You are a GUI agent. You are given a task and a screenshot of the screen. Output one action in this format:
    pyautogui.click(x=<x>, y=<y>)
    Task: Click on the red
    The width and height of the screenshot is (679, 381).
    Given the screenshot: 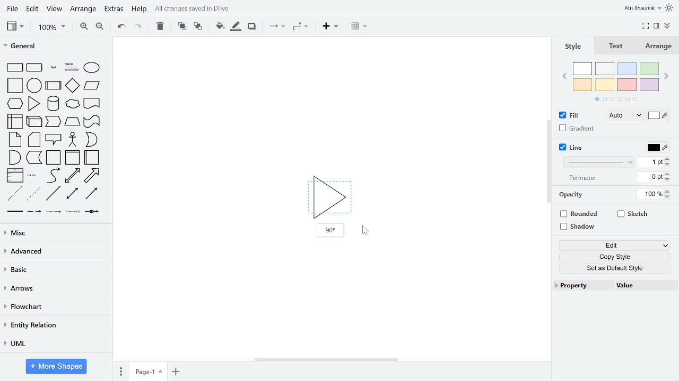 What is the action you would take?
    pyautogui.click(x=626, y=85)
    